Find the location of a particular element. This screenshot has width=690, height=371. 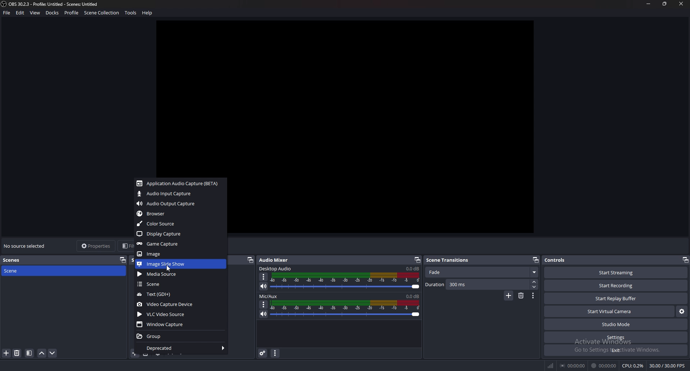

pop out is located at coordinates (685, 260).